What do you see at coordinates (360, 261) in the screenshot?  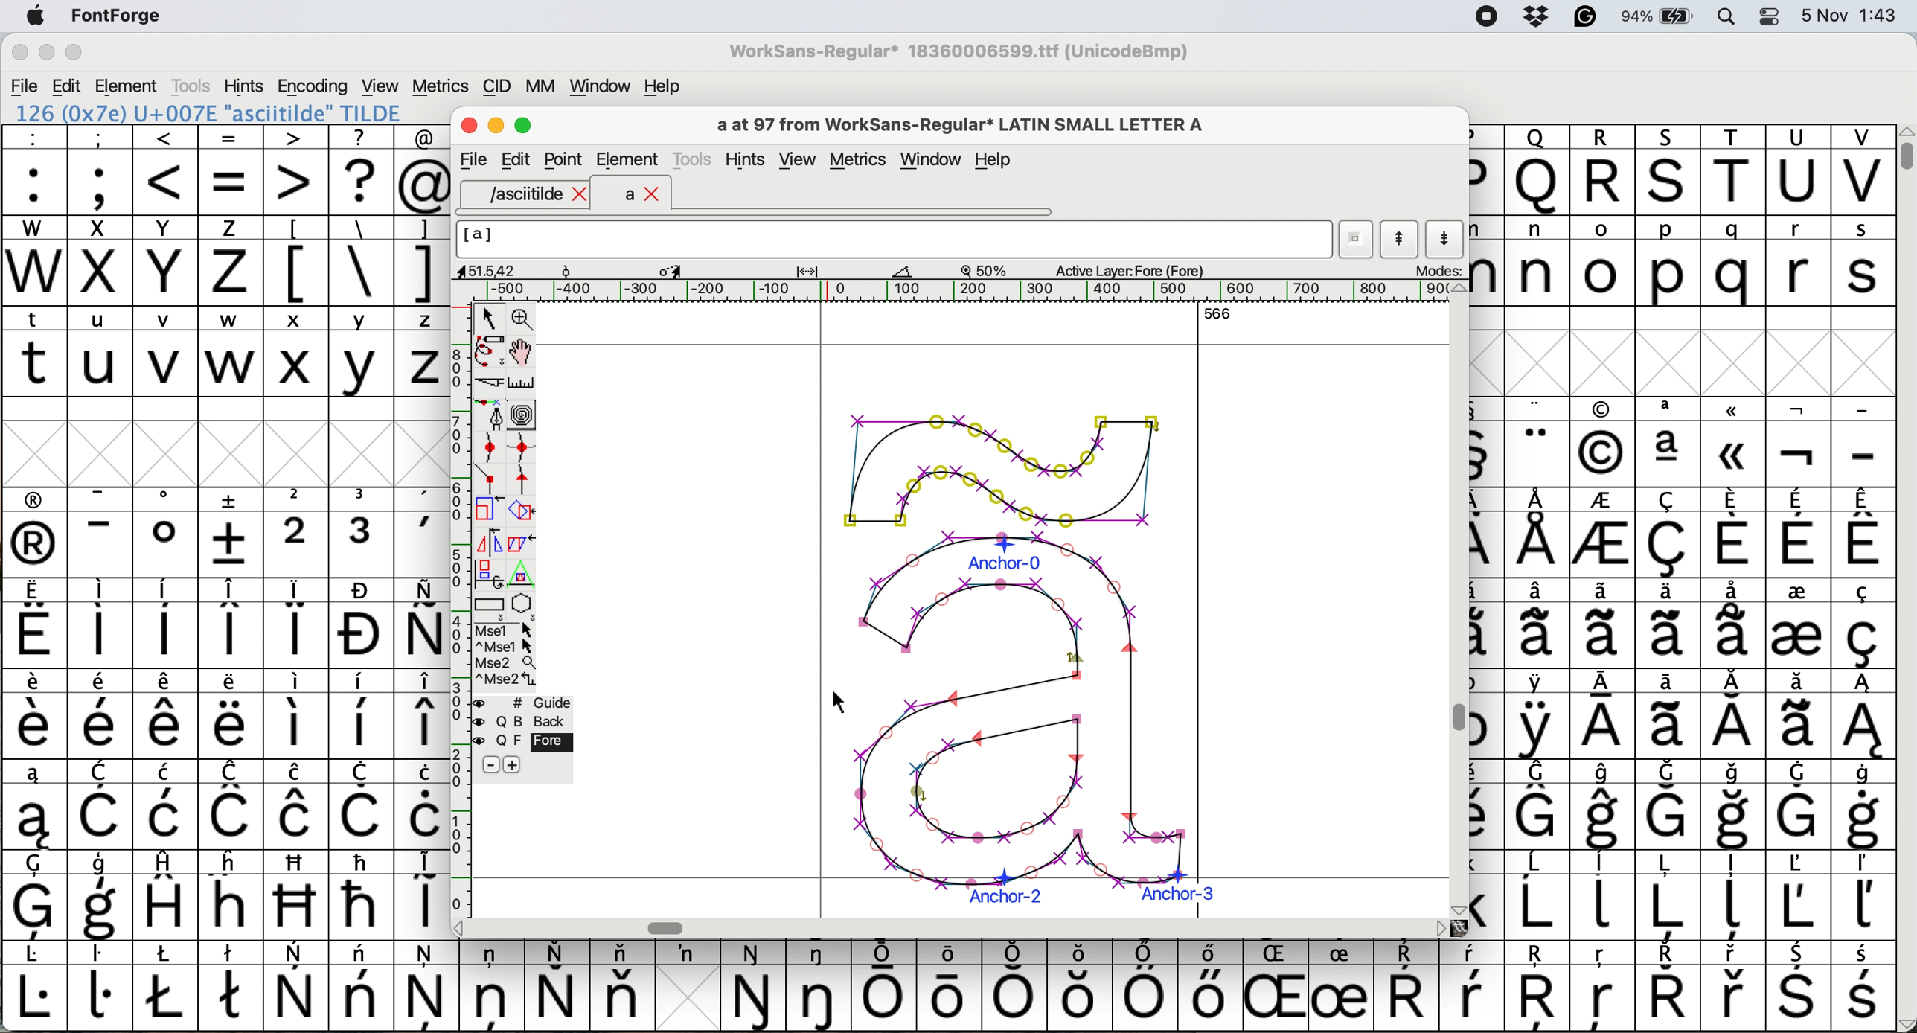 I see `\` at bounding box center [360, 261].